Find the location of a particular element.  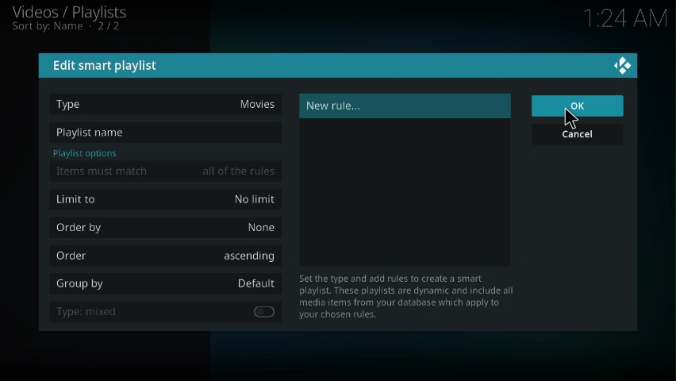

ok is located at coordinates (578, 106).